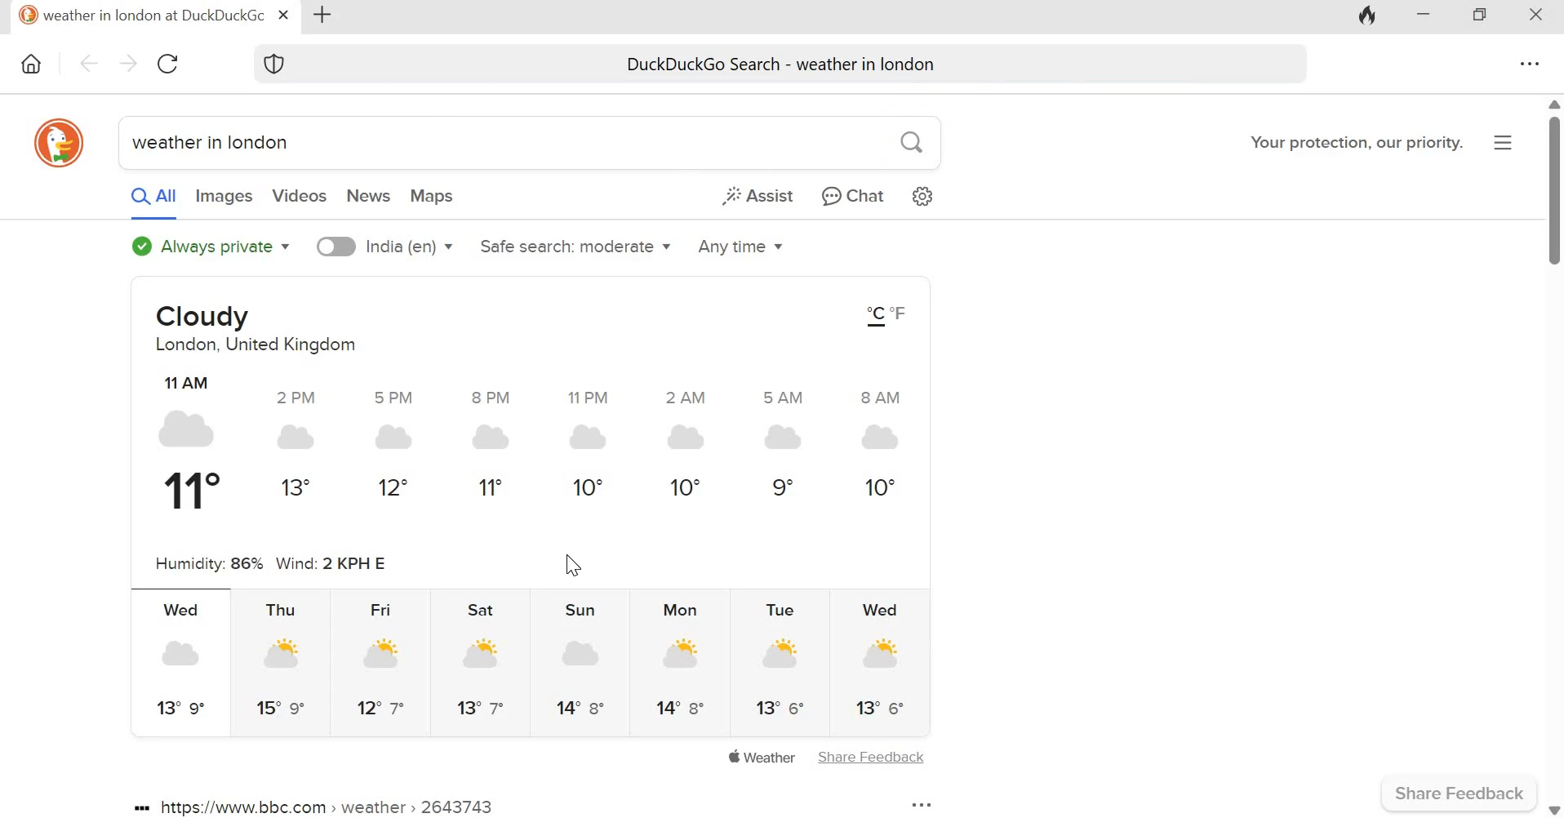 This screenshot has width=1564, height=818. Describe the element at coordinates (295, 398) in the screenshot. I see `2 PM` at that location.